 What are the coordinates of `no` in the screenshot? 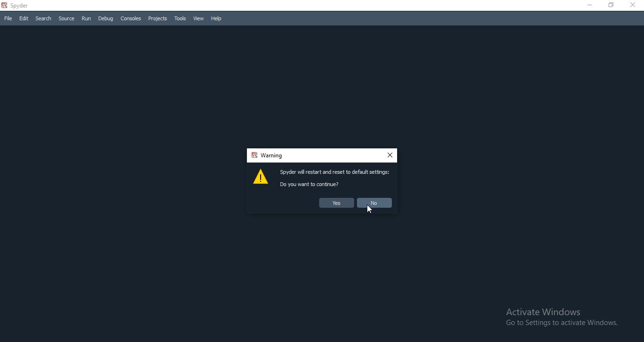 It's located at (374, 203).